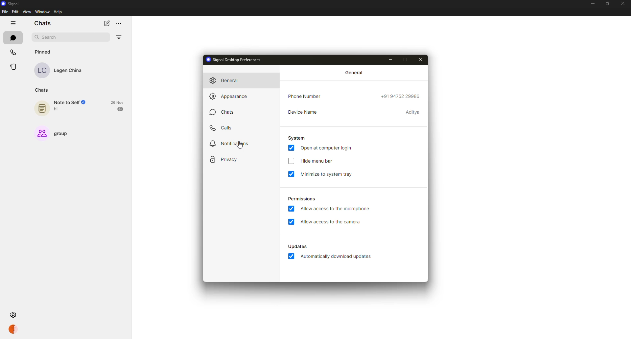 Image resolution: width=631 pixels, height=339 pixels. What do you see at coordinates (63, 70) in the screenshot?
I see `contact` at bounding box center [63, 70].